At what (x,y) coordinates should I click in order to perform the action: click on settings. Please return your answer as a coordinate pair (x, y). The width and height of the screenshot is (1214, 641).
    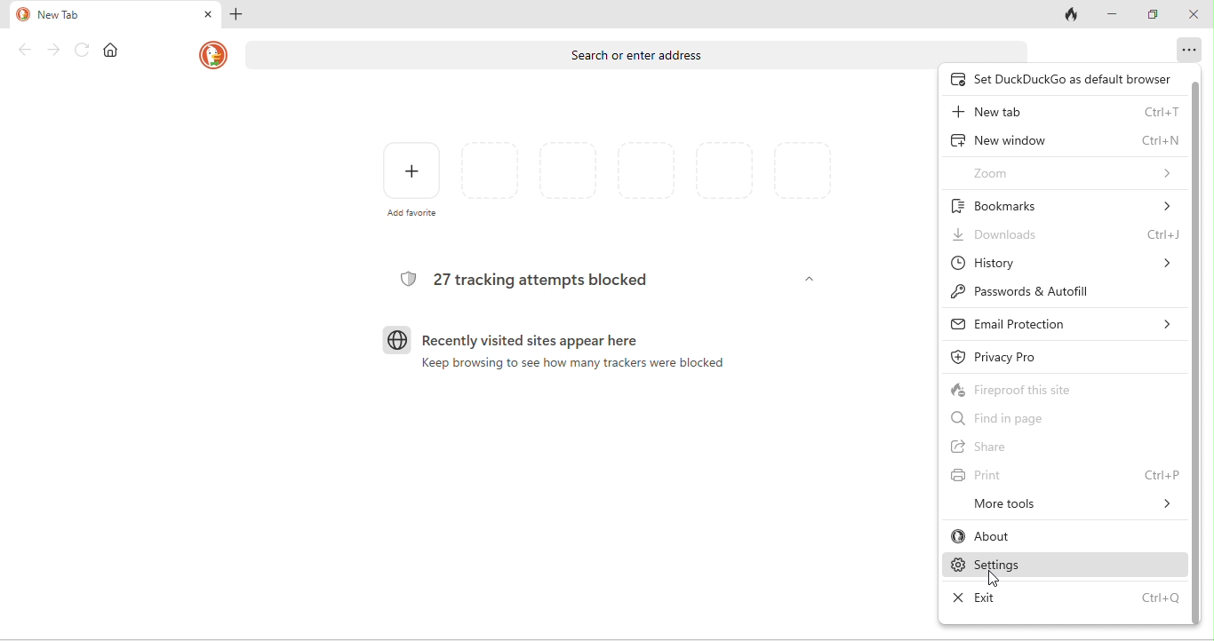
    Looking at the image, I should click on (1065, 566).